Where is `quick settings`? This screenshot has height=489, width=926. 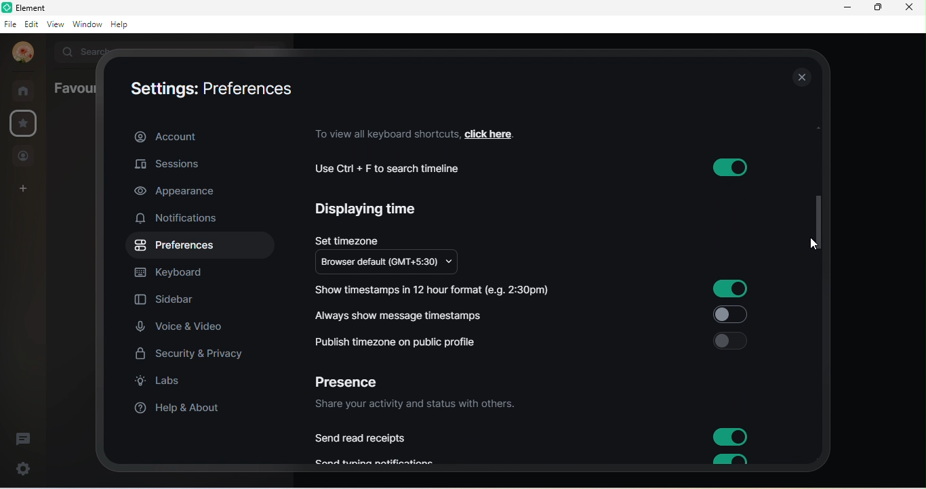 quick settings is located at coordinates (18, 469).